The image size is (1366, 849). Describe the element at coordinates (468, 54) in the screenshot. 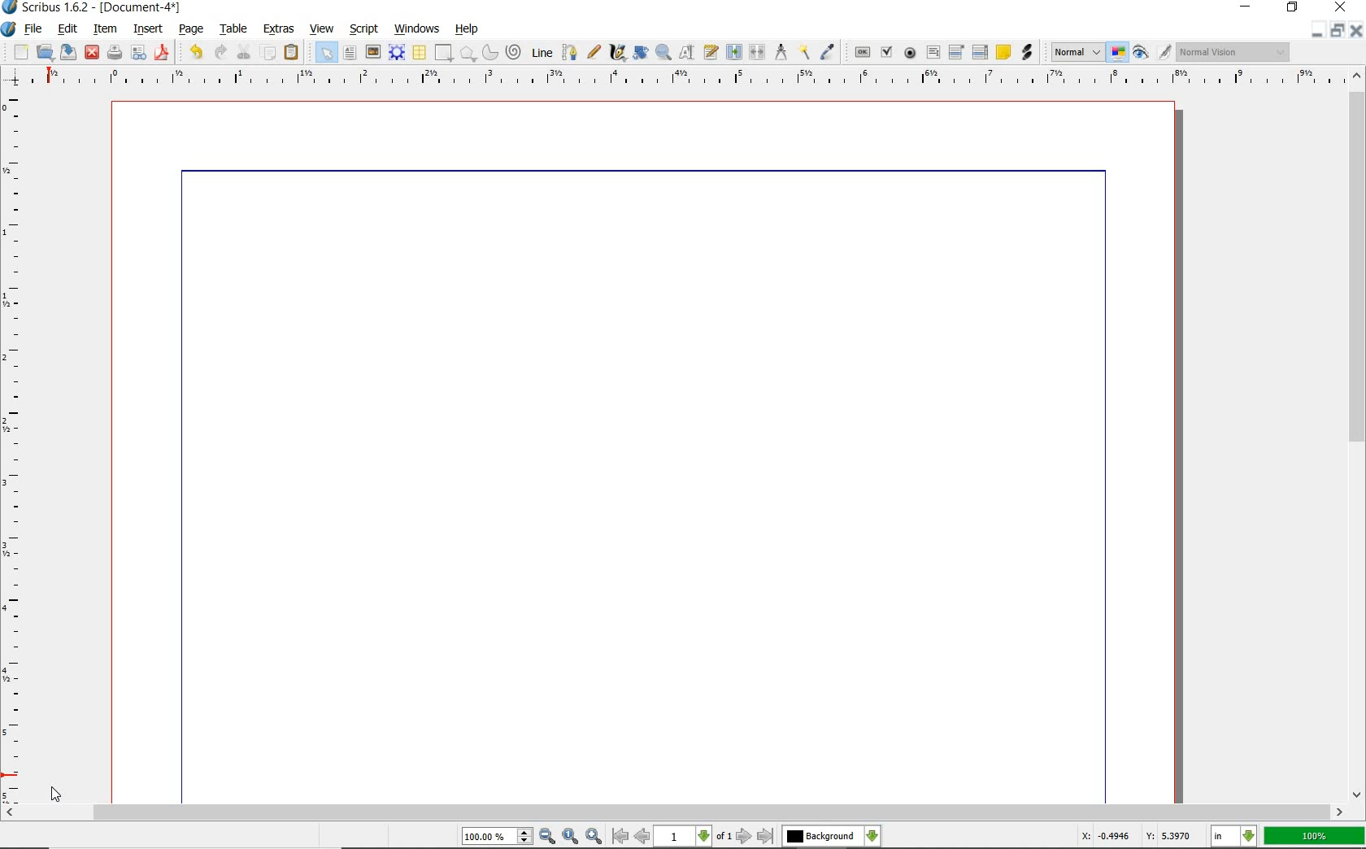

I see `polygon` at that location.